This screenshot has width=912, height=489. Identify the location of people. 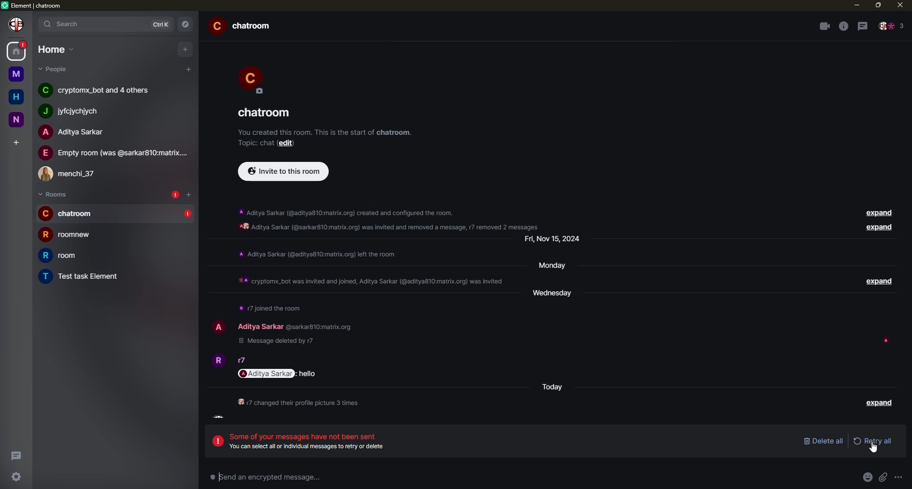
(893, 26).